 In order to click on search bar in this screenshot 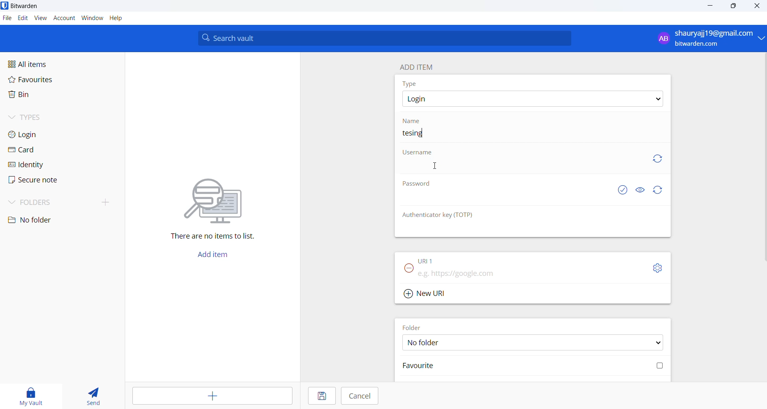, I will do `click(388, 38)`.